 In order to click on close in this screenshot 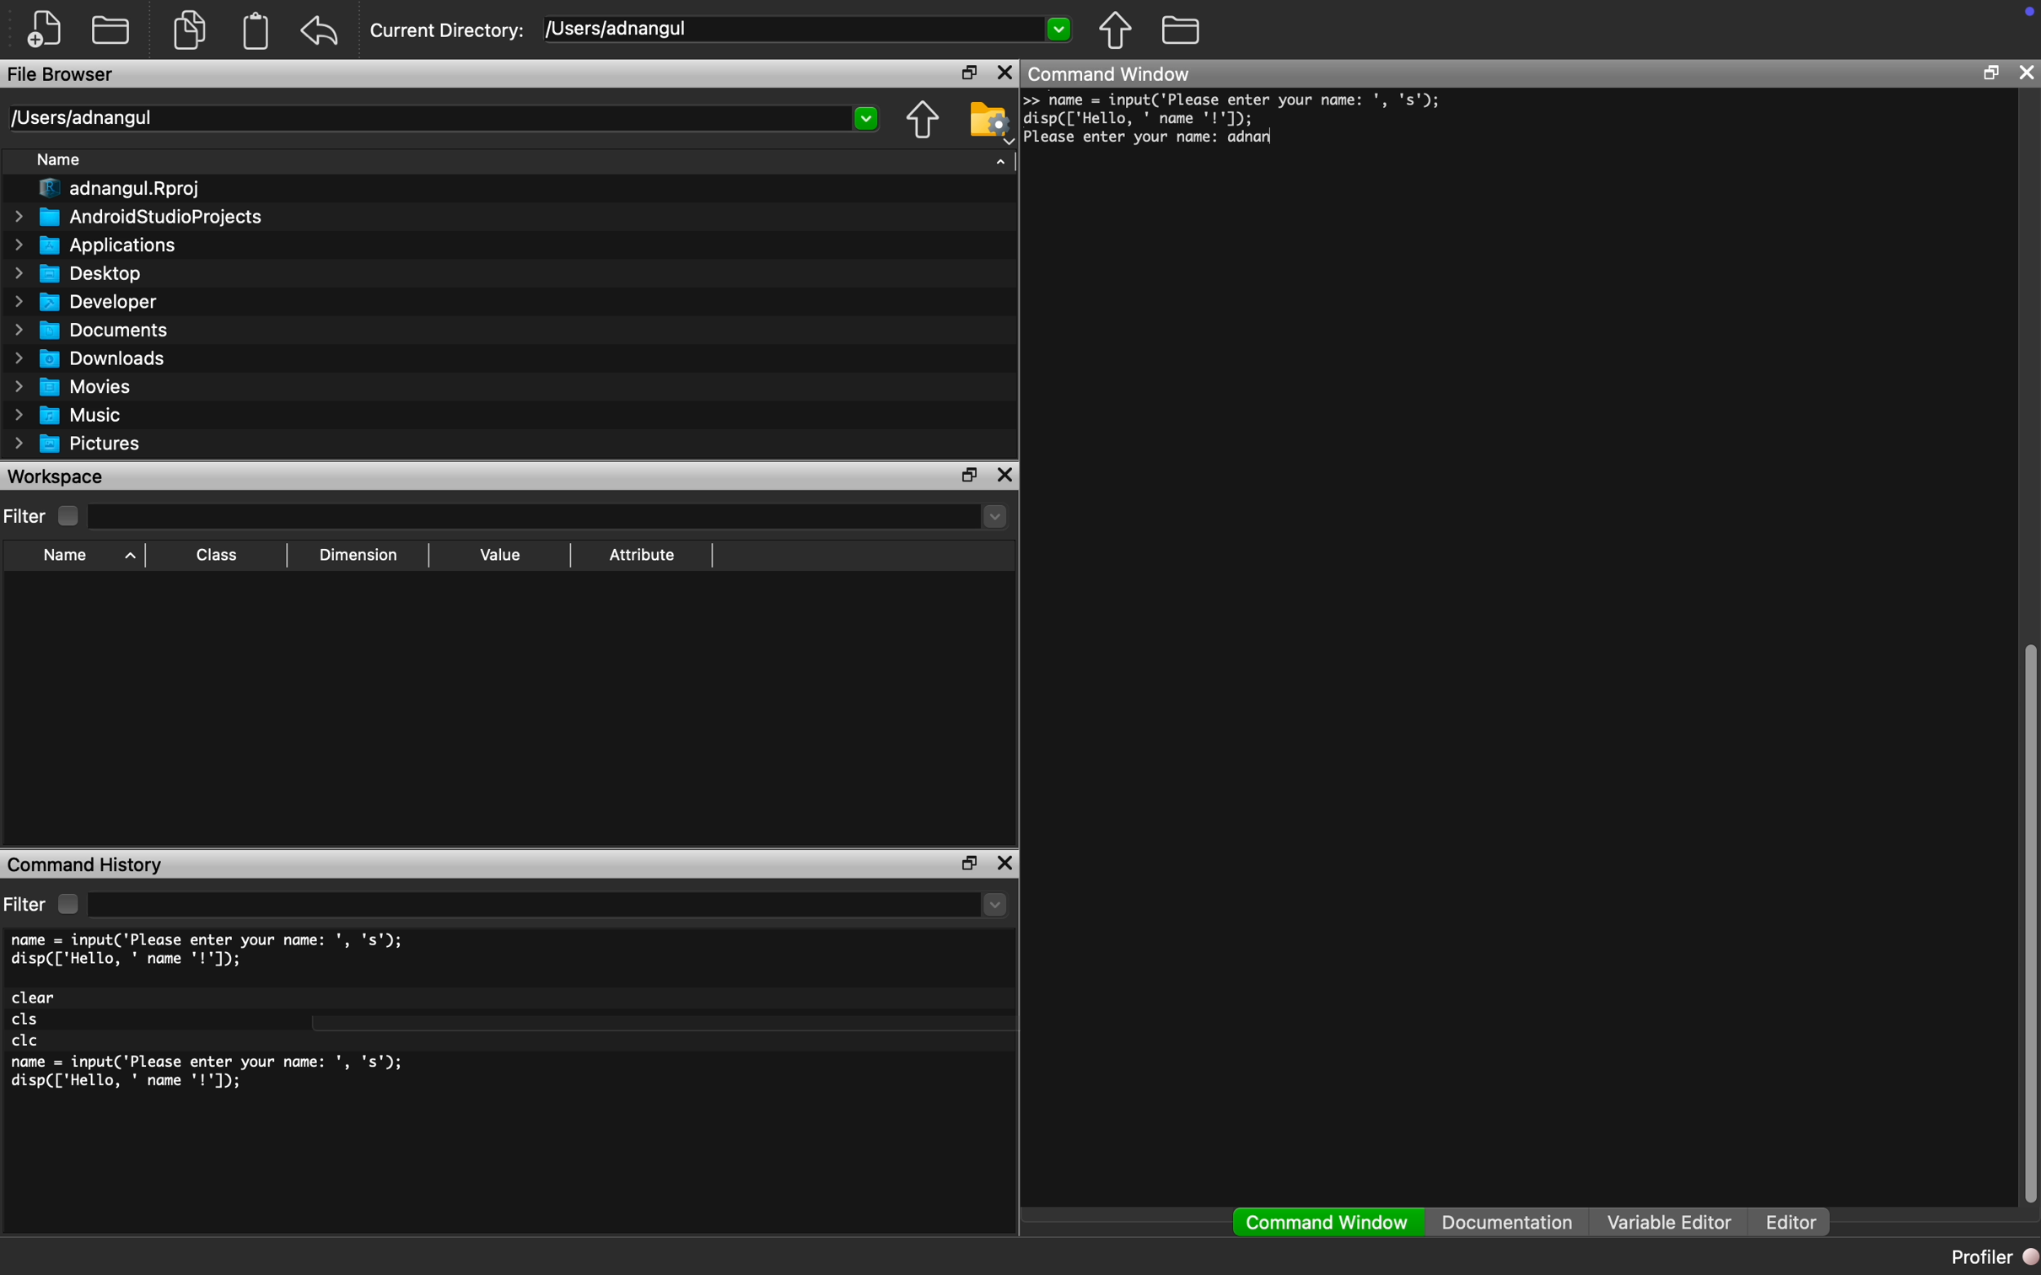, I will do `click(1007, 72)`.